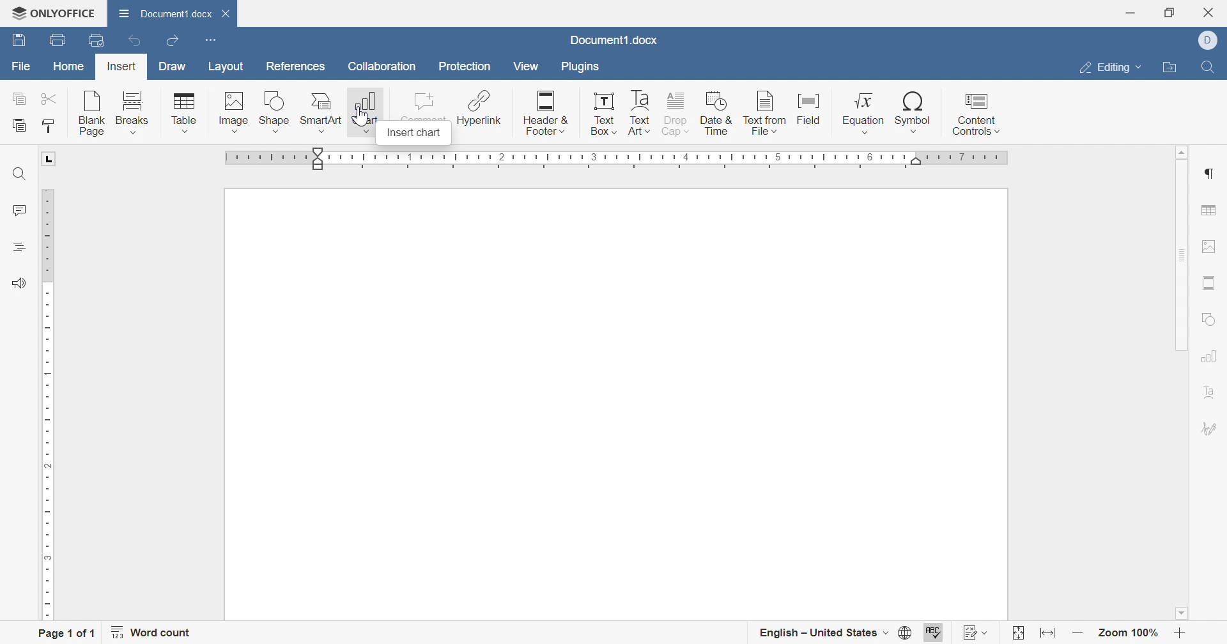 This screenshot has height=644, width=1227. I want to click on Ruler, so click(49, 405).